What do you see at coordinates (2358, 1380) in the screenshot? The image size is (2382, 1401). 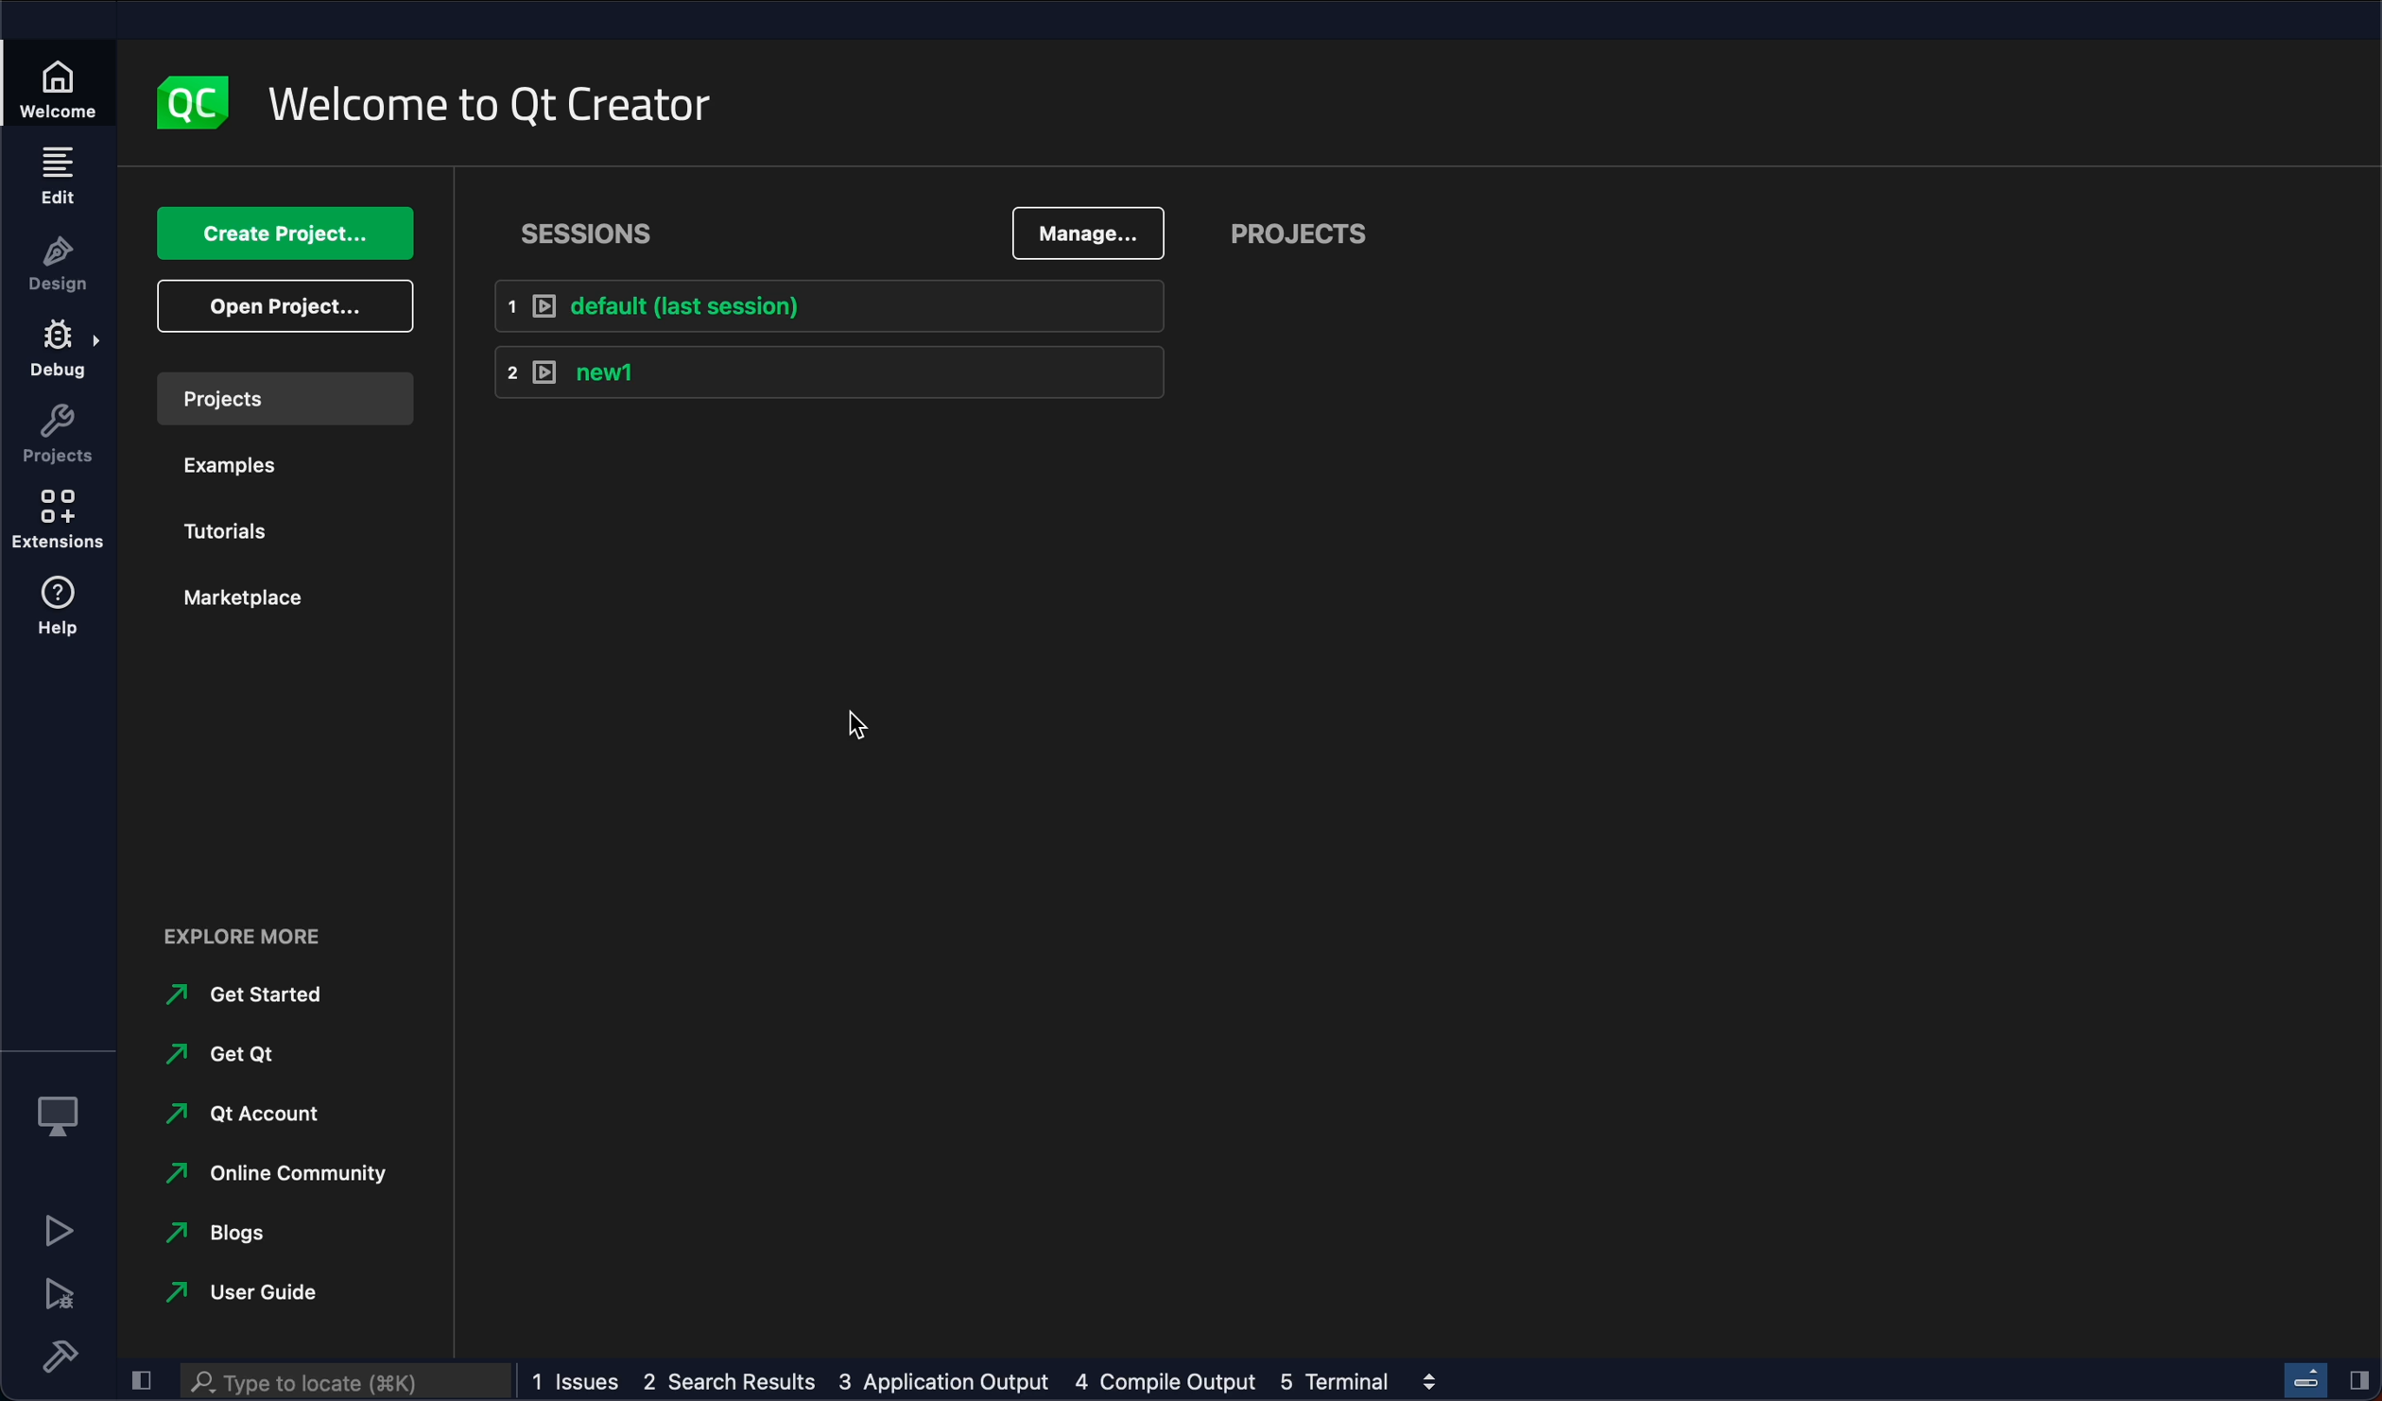 I see `close slidebar` at bounding box center [2358, 1380].